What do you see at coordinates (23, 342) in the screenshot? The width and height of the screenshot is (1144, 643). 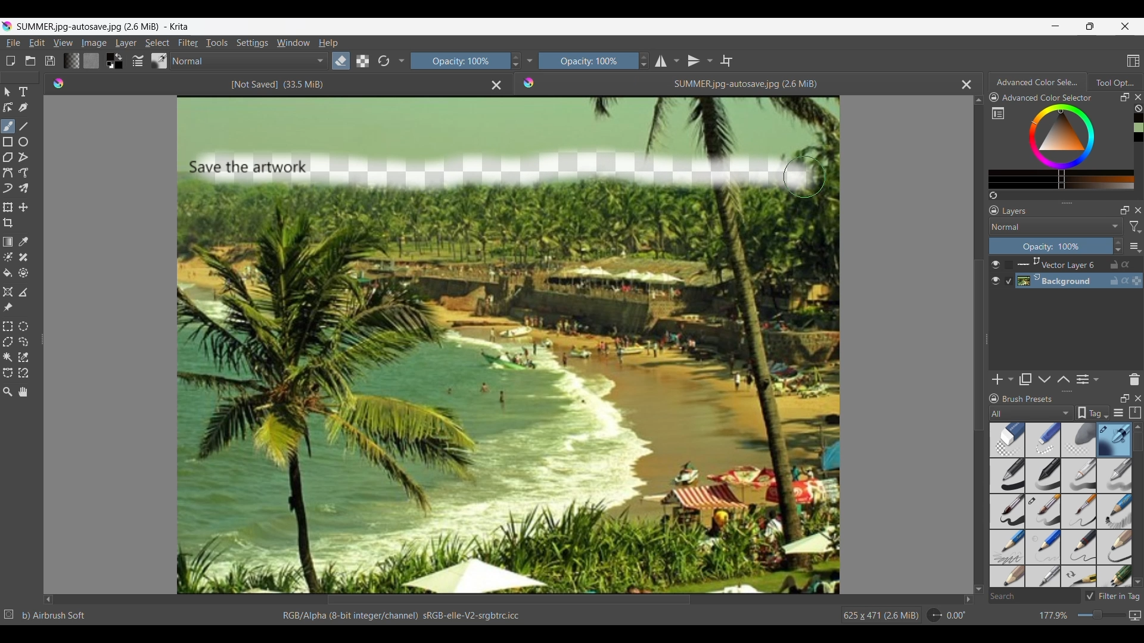 I see `Freehand selection tool` at bounding box center [23, 342].